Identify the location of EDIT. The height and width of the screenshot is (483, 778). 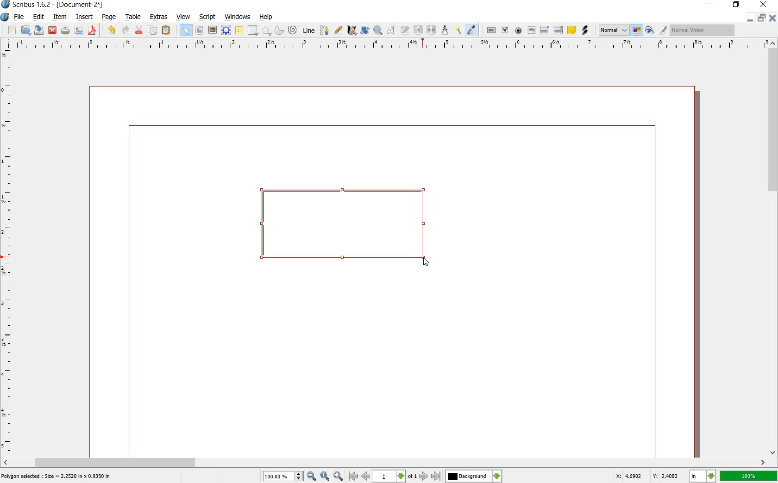
(38, 17).